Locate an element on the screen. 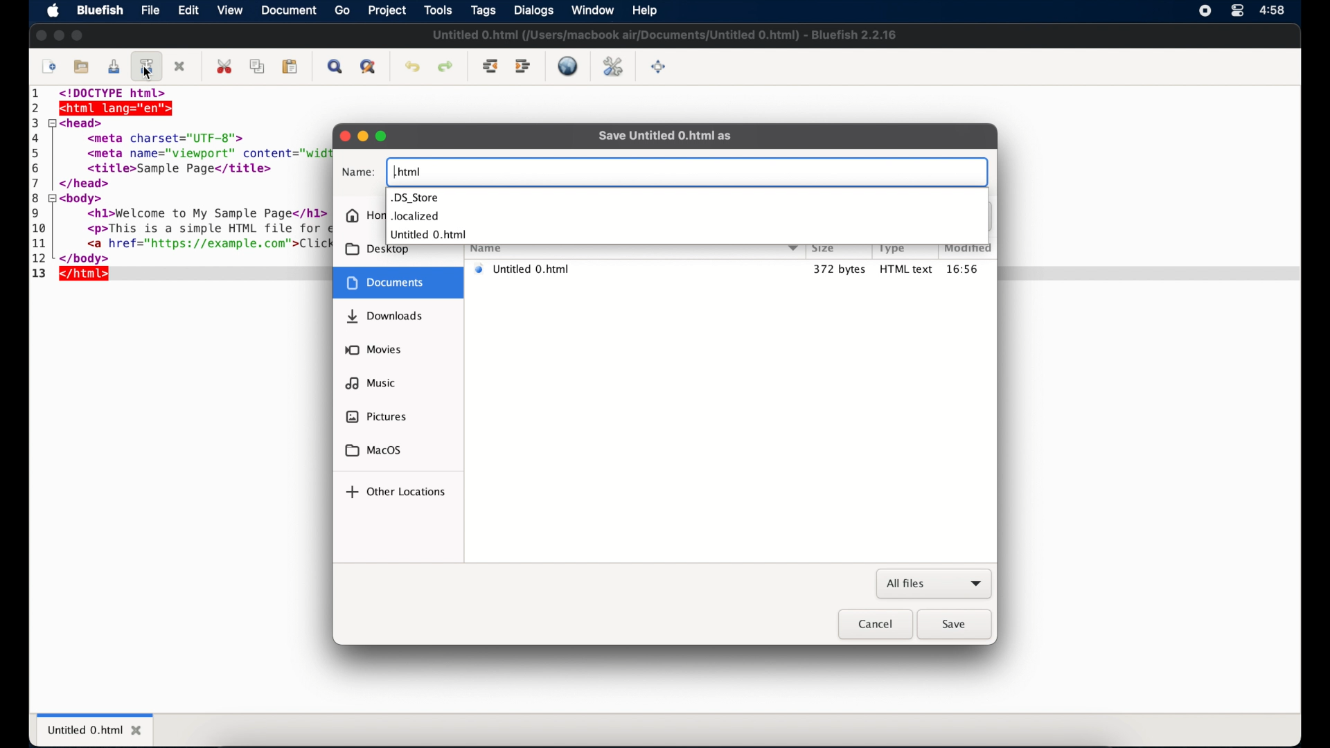  .html is located at coordinates (408, 171).